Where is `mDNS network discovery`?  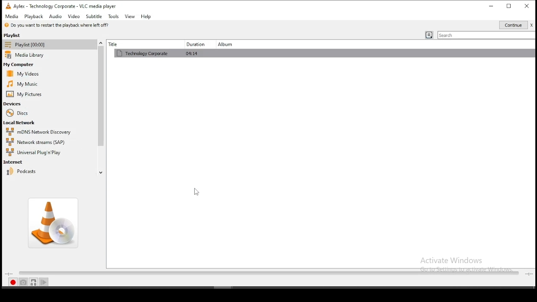
mDNS network discovery is located at coordinates (38, 132).